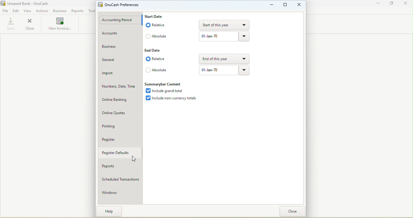 This screenshot has height=218, width=413. What do you see at coordinates (174, 99) in the screenshot?
I see `Include non-currency totals` at bounding box center [174, 99].